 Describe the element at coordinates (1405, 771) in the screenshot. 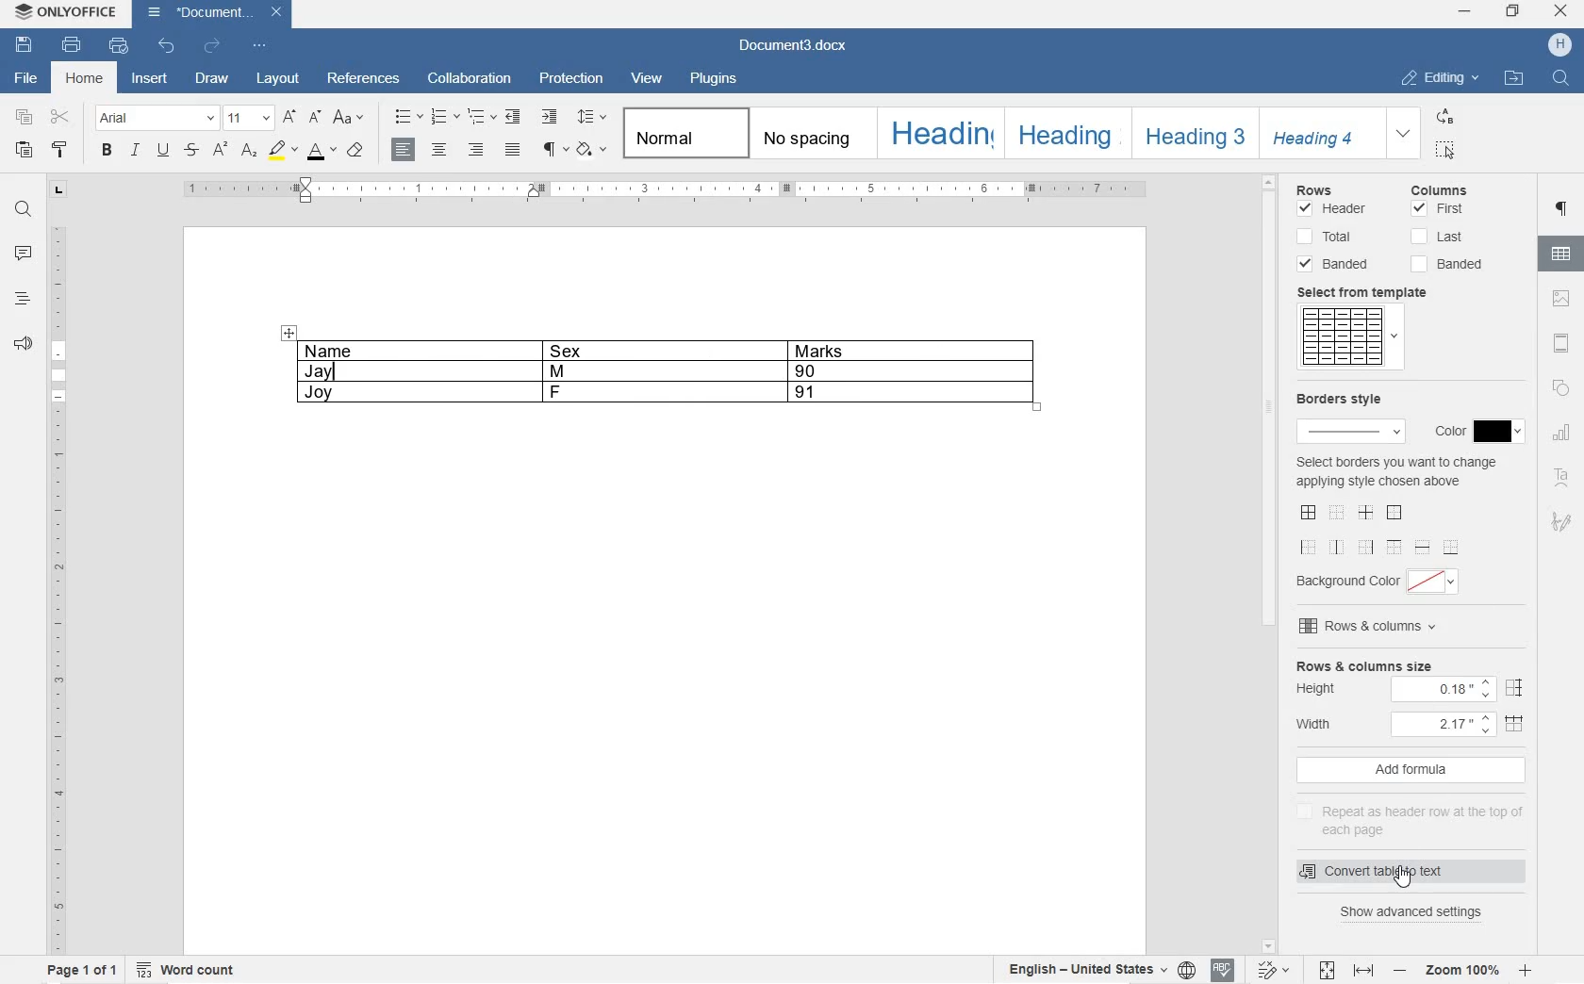

I see `add formula` at that location.